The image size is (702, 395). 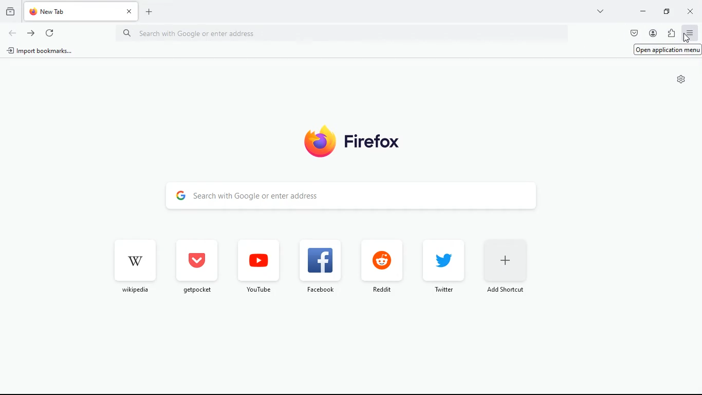 I want to click on import bookmarks, so click(x=43, y=51).